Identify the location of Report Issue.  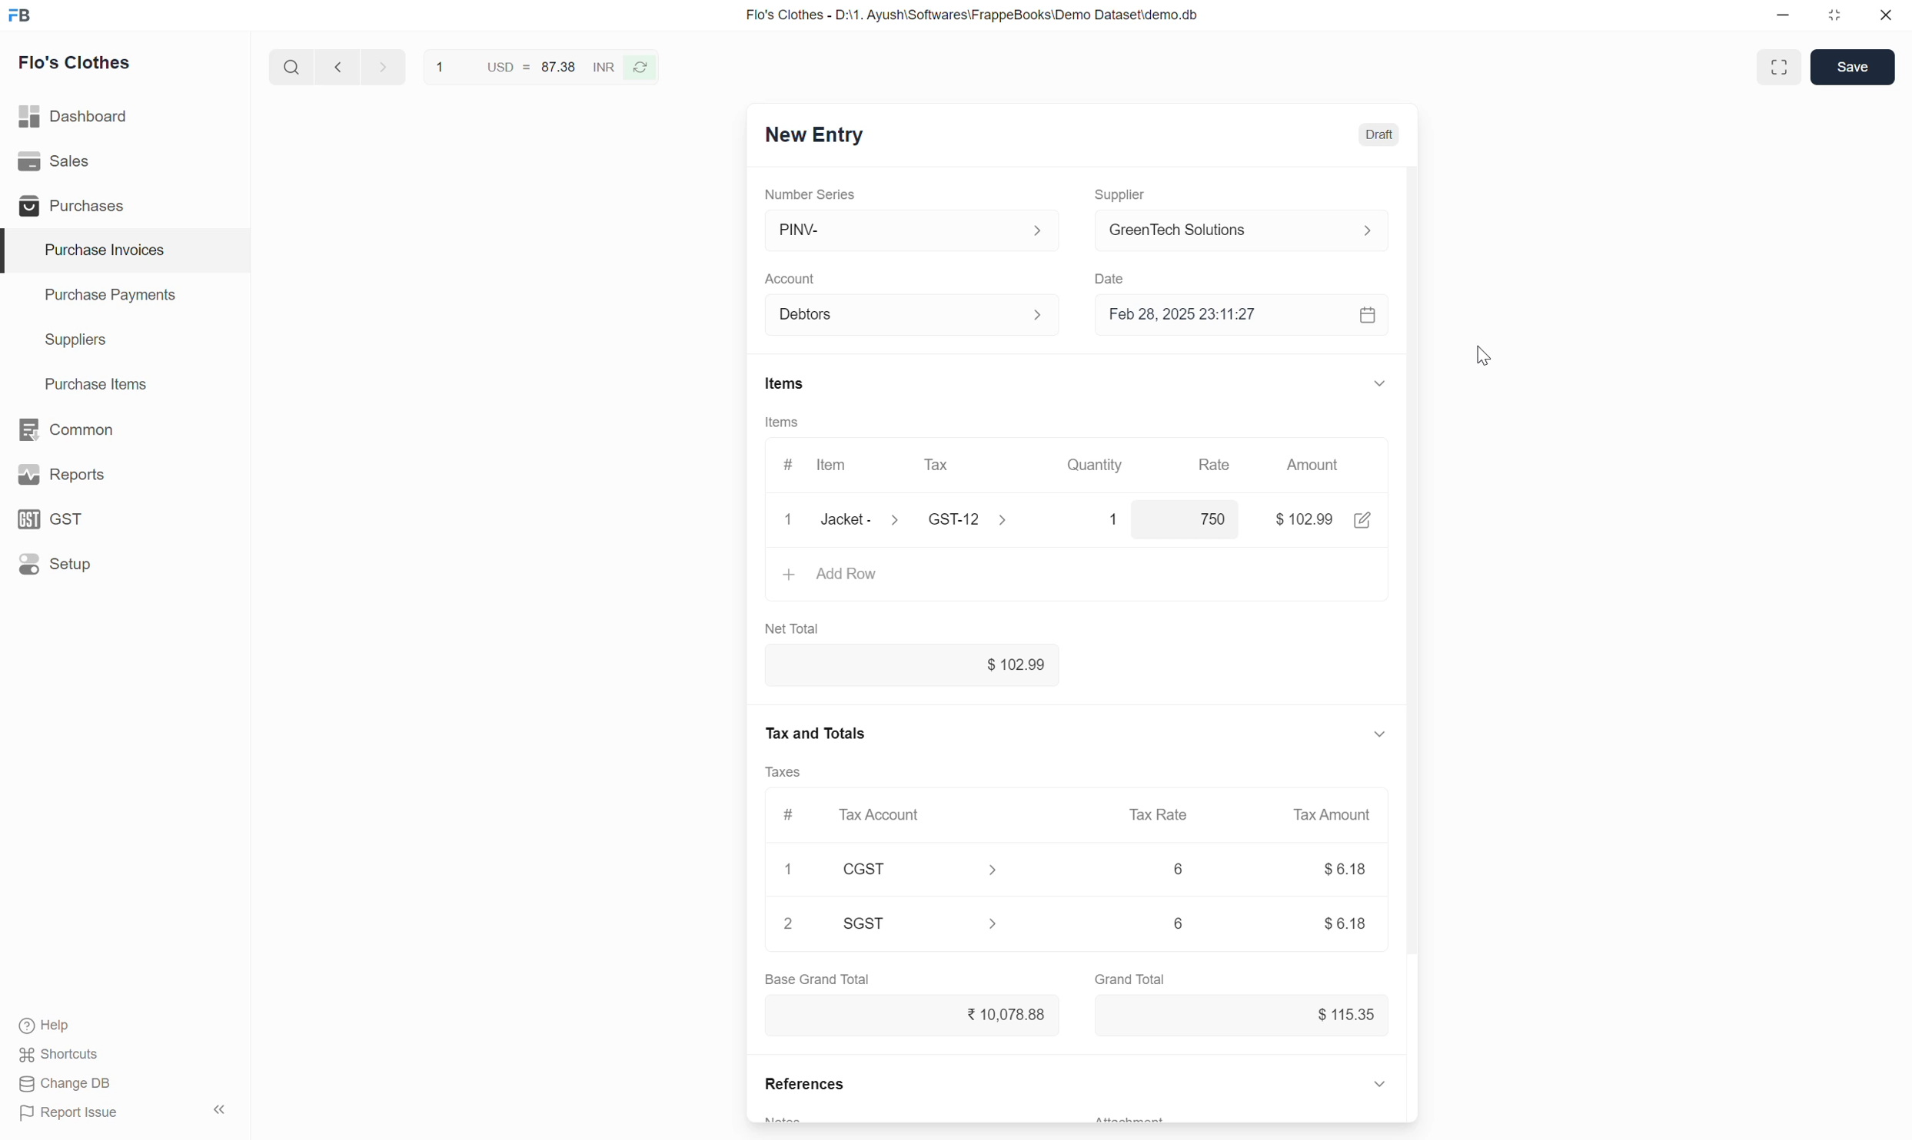
(69, 1113).